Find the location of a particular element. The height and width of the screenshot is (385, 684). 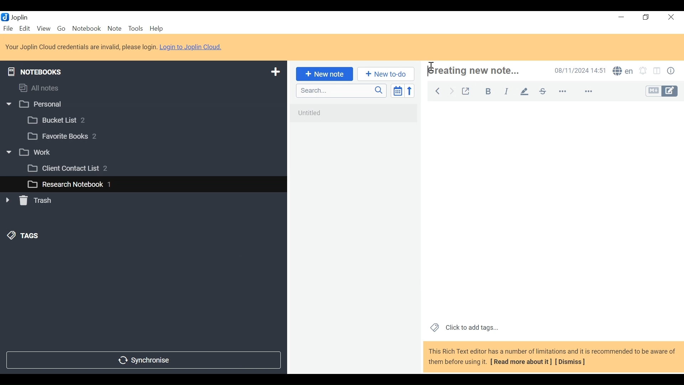

Search is located at coordinates (340, 91).